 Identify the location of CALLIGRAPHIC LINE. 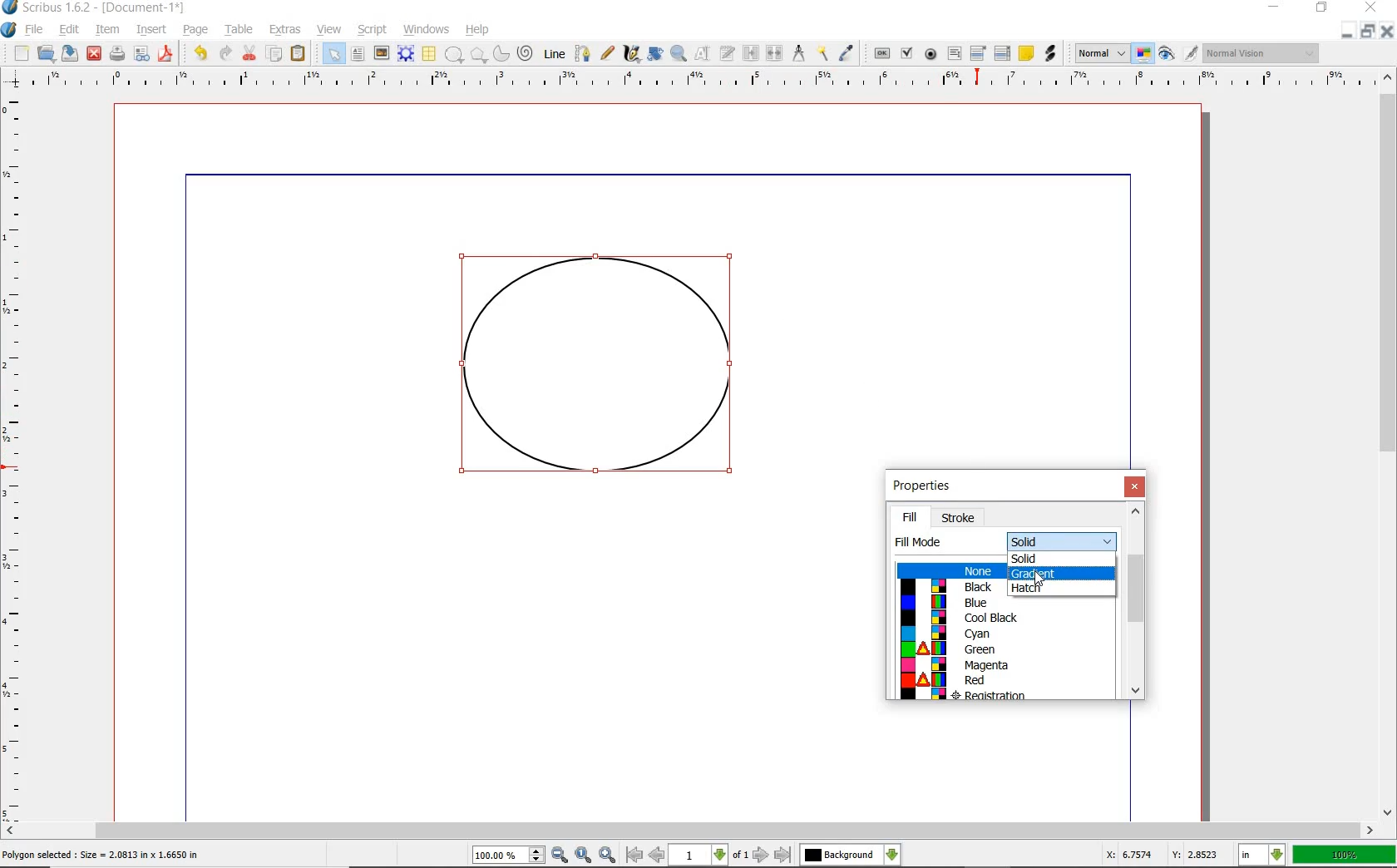
(631, 54).